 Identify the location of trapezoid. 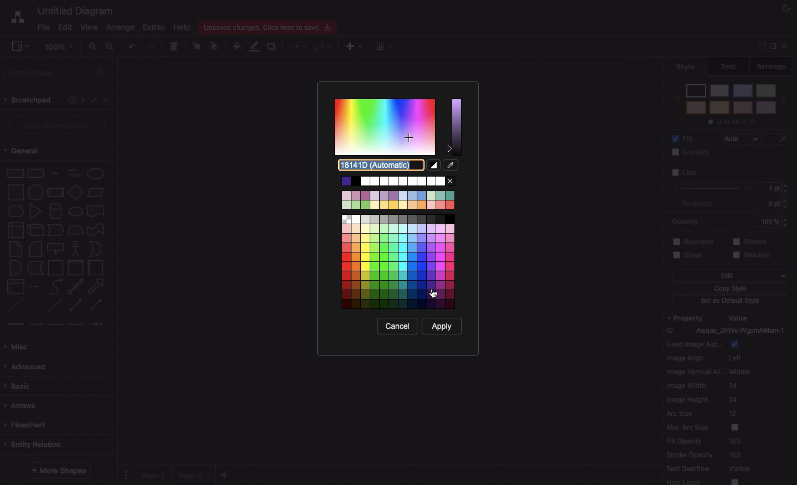
(75, 229).